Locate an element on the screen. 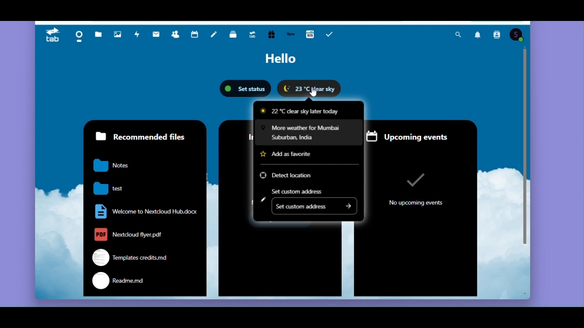 This screenshot has width=584, height=328. Search is located at coordinates (457, 34).